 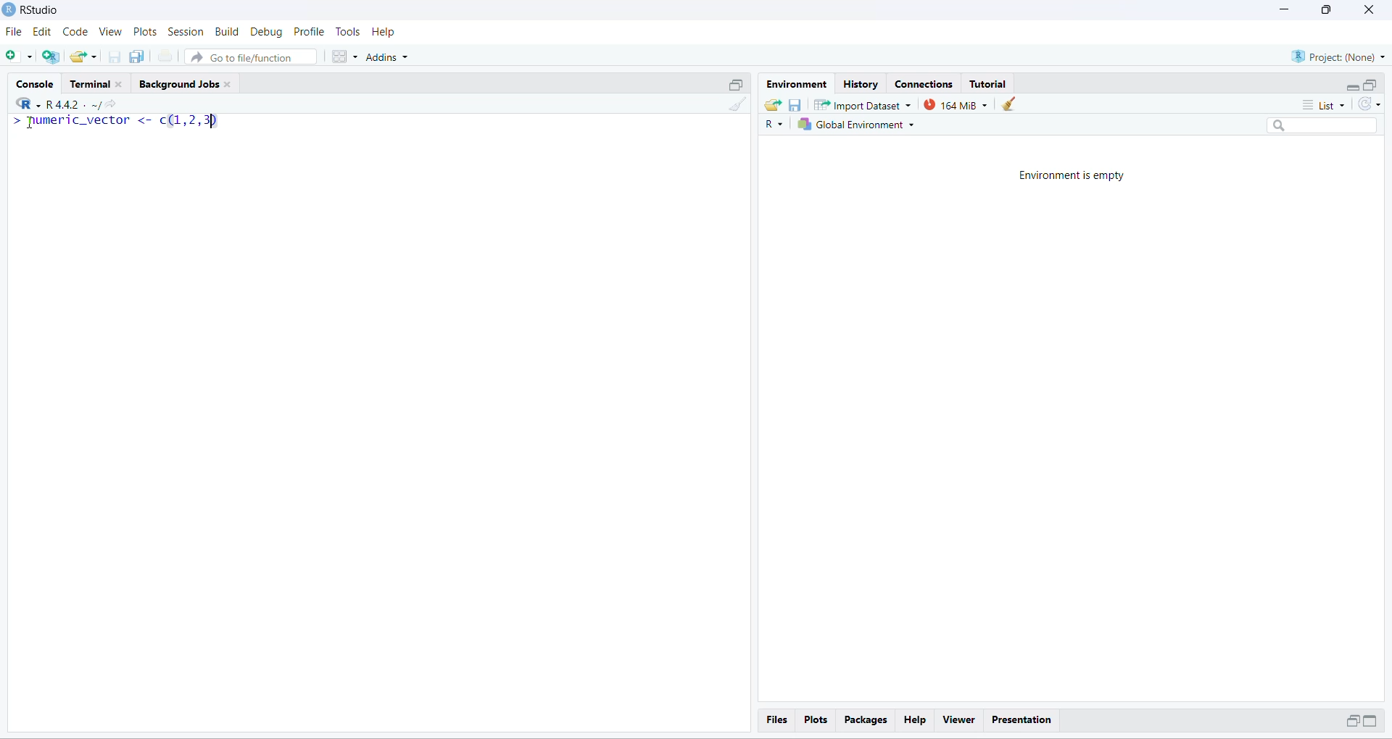 What do you see at coordinates (959, 720) in the screenshot?
I see `Viewer` at bounding box center [959, 720].